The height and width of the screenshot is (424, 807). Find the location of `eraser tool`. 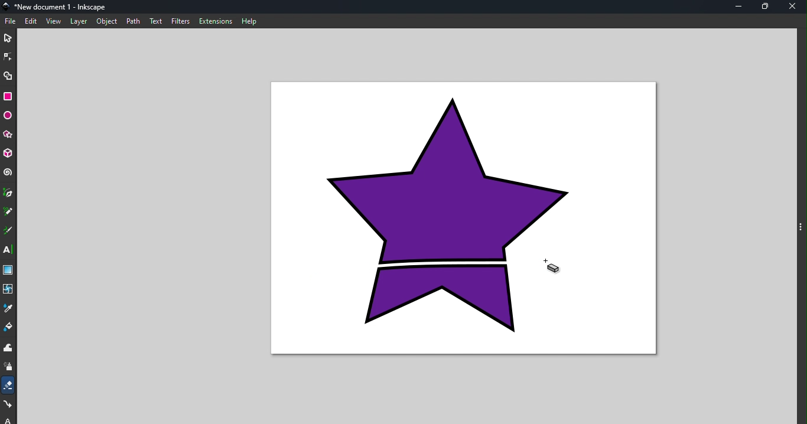

eraser tool is located at coordinates (9, 385).